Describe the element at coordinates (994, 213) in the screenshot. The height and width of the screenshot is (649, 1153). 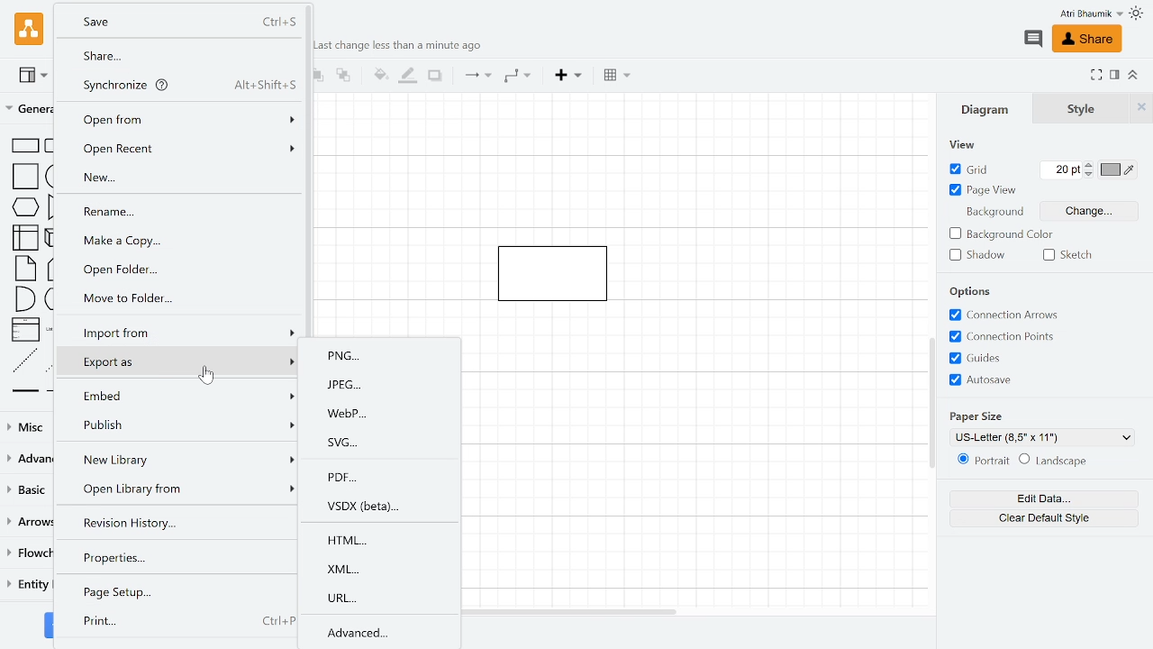
I see `Background` at that location.